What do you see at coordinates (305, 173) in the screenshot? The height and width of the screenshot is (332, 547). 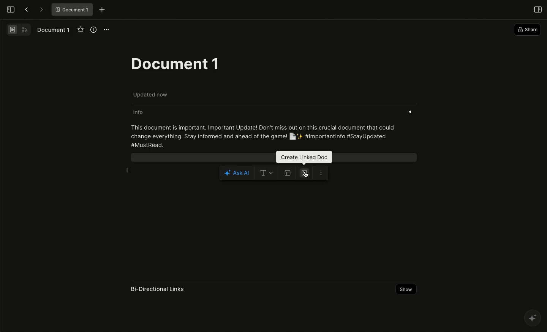 I see `Create linked doc` at bounding box center [305, 173].